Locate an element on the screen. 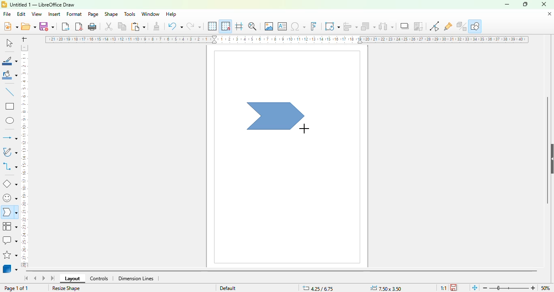  close document is located at coordinates (550, 14).